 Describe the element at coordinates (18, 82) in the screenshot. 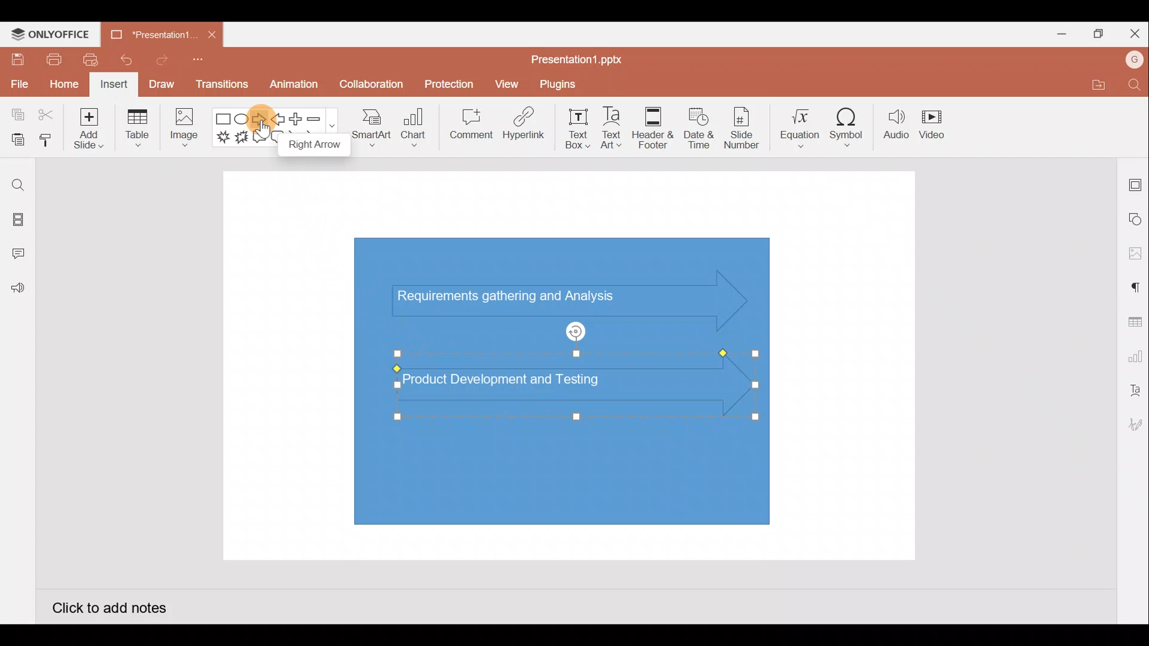

I see `File` at that location.